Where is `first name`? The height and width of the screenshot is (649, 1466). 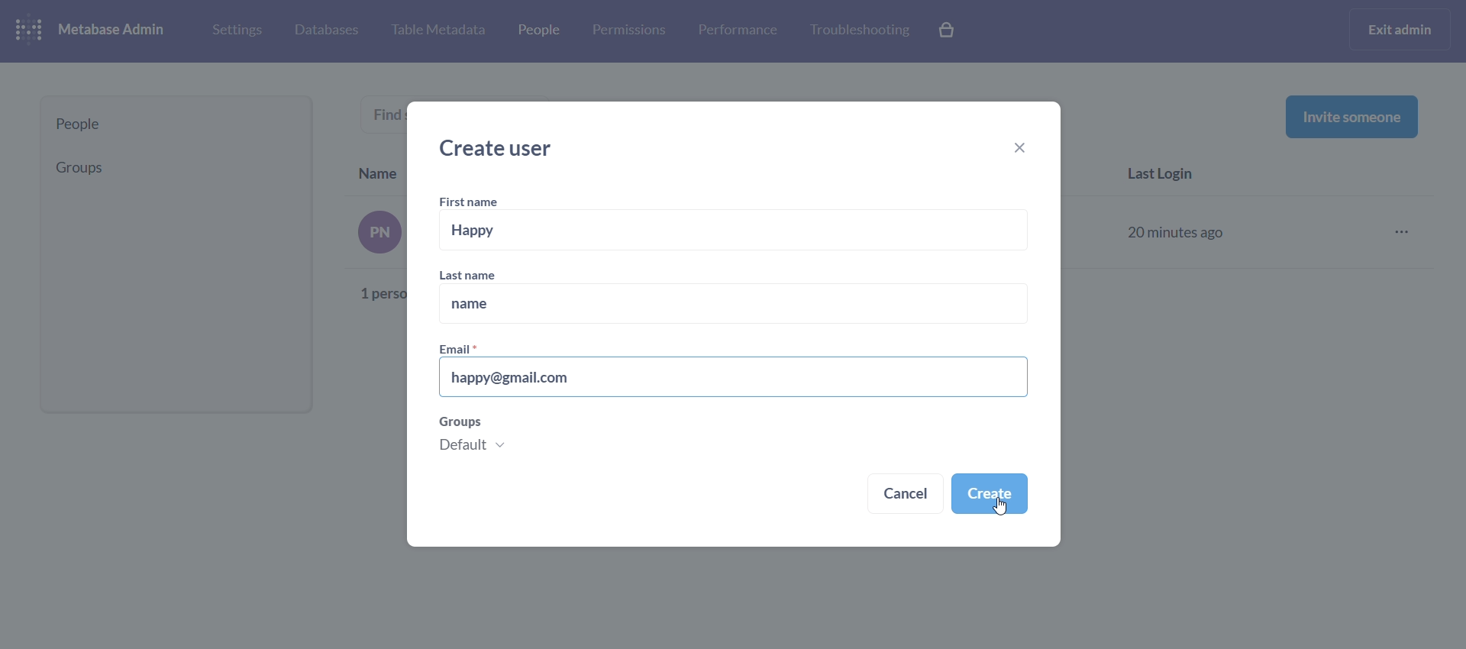
first name is located at coordinates (472, 202).